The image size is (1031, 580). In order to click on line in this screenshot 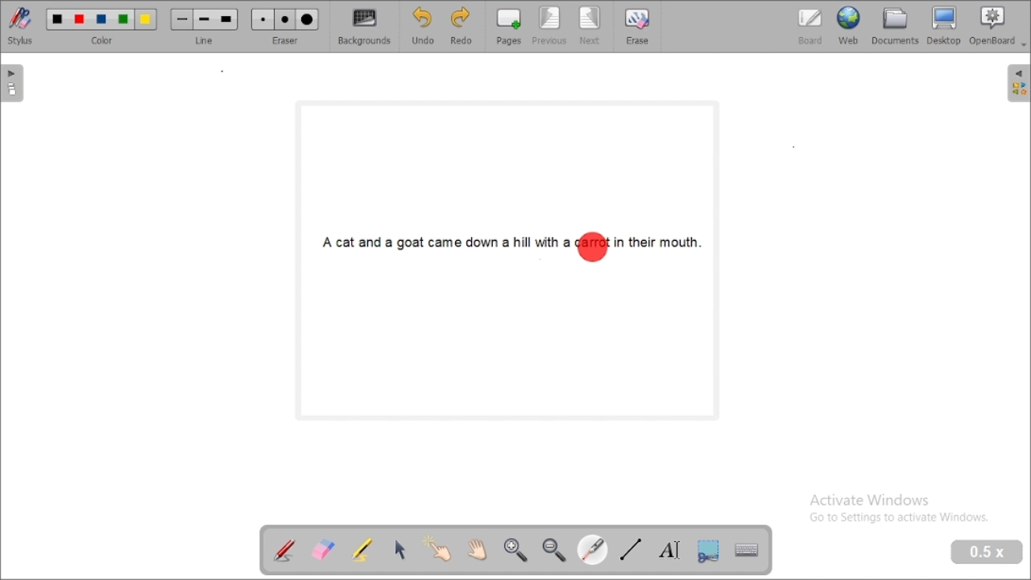, I will do `click(204, 27)`.